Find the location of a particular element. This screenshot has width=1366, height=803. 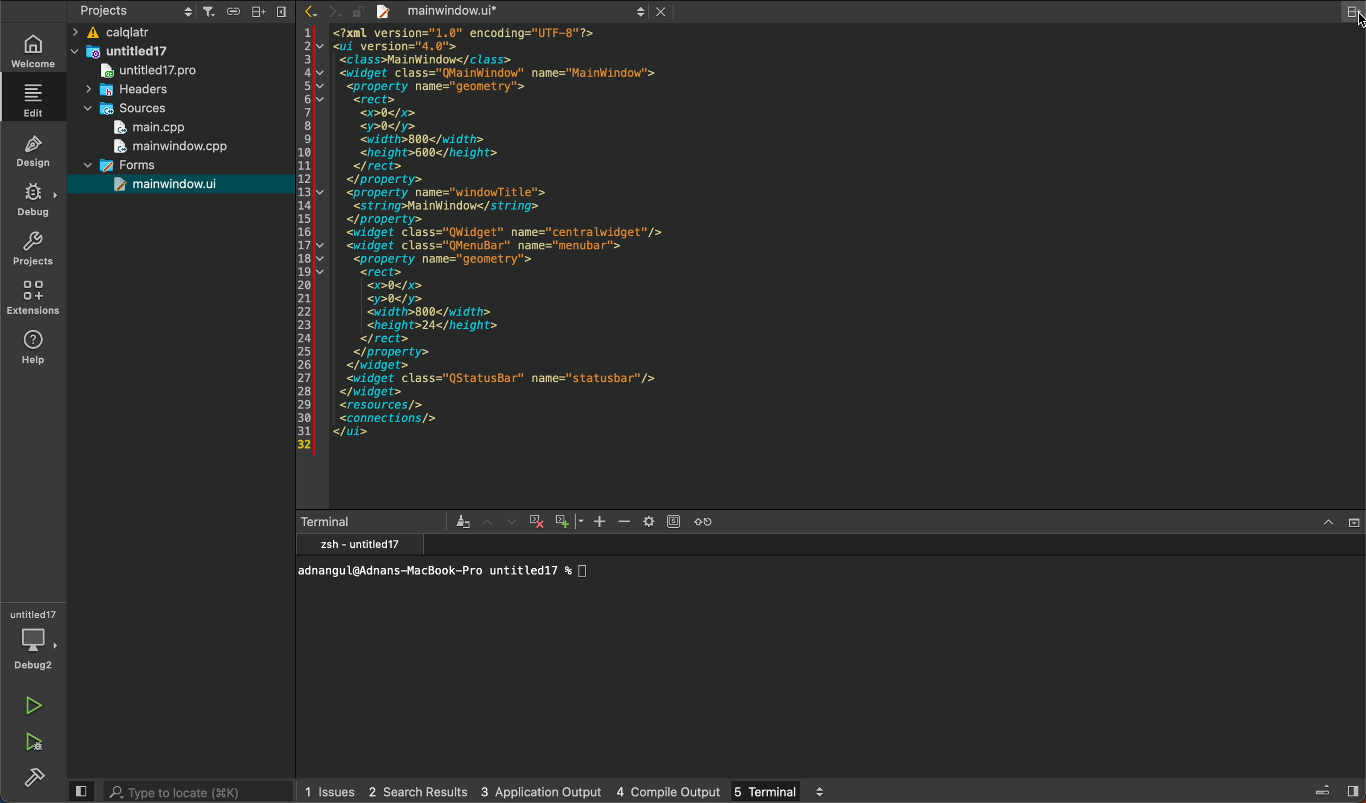

main window is located at coordinates (166, 146).